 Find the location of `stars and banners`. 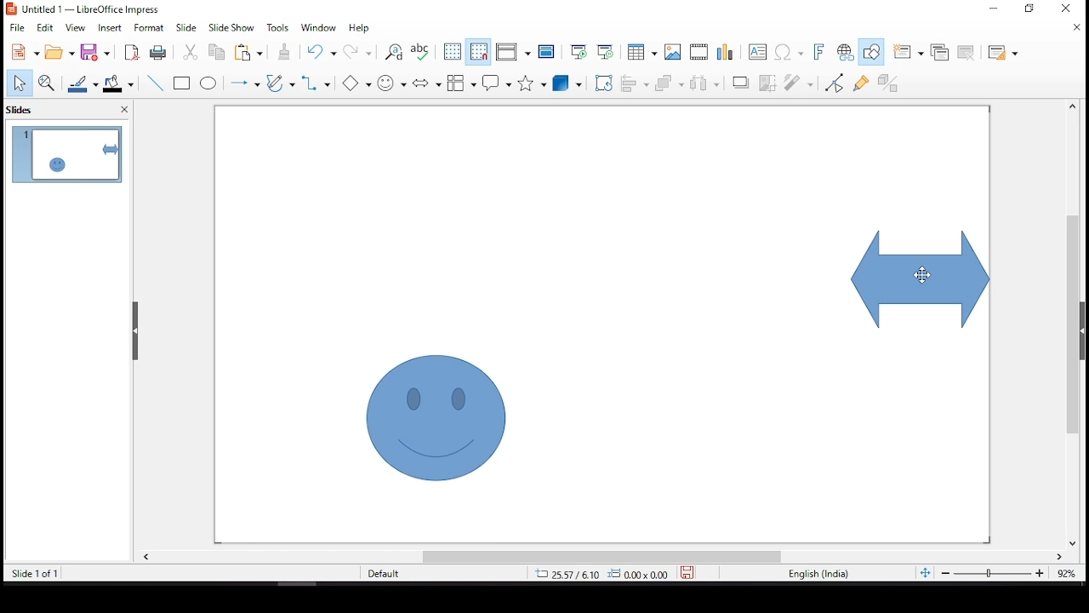

stars and banners is located at coordinates (529, 83).